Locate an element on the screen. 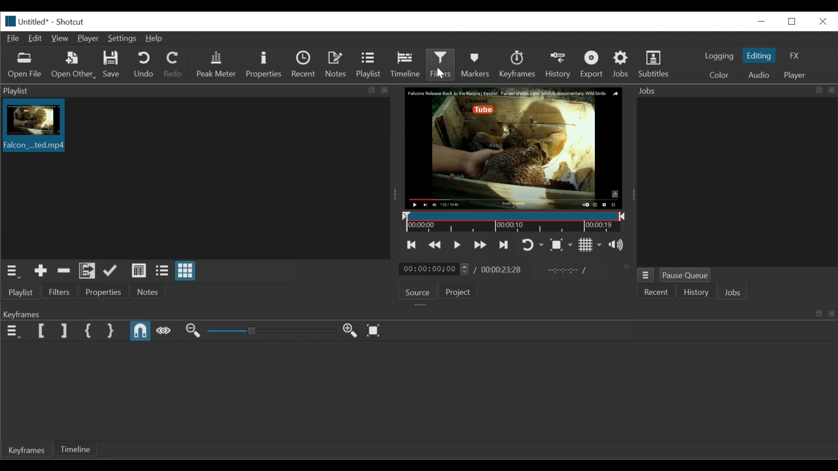  Play forward quickly is located at coordinates (478, 245).